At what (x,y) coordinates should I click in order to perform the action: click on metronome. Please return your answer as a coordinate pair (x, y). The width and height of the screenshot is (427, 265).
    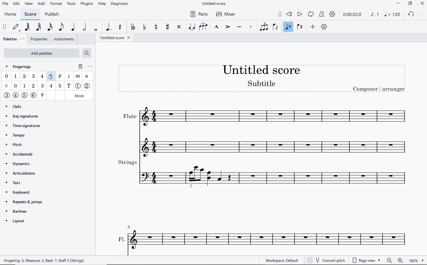
    Looking at the image, I should click on (322, 15).